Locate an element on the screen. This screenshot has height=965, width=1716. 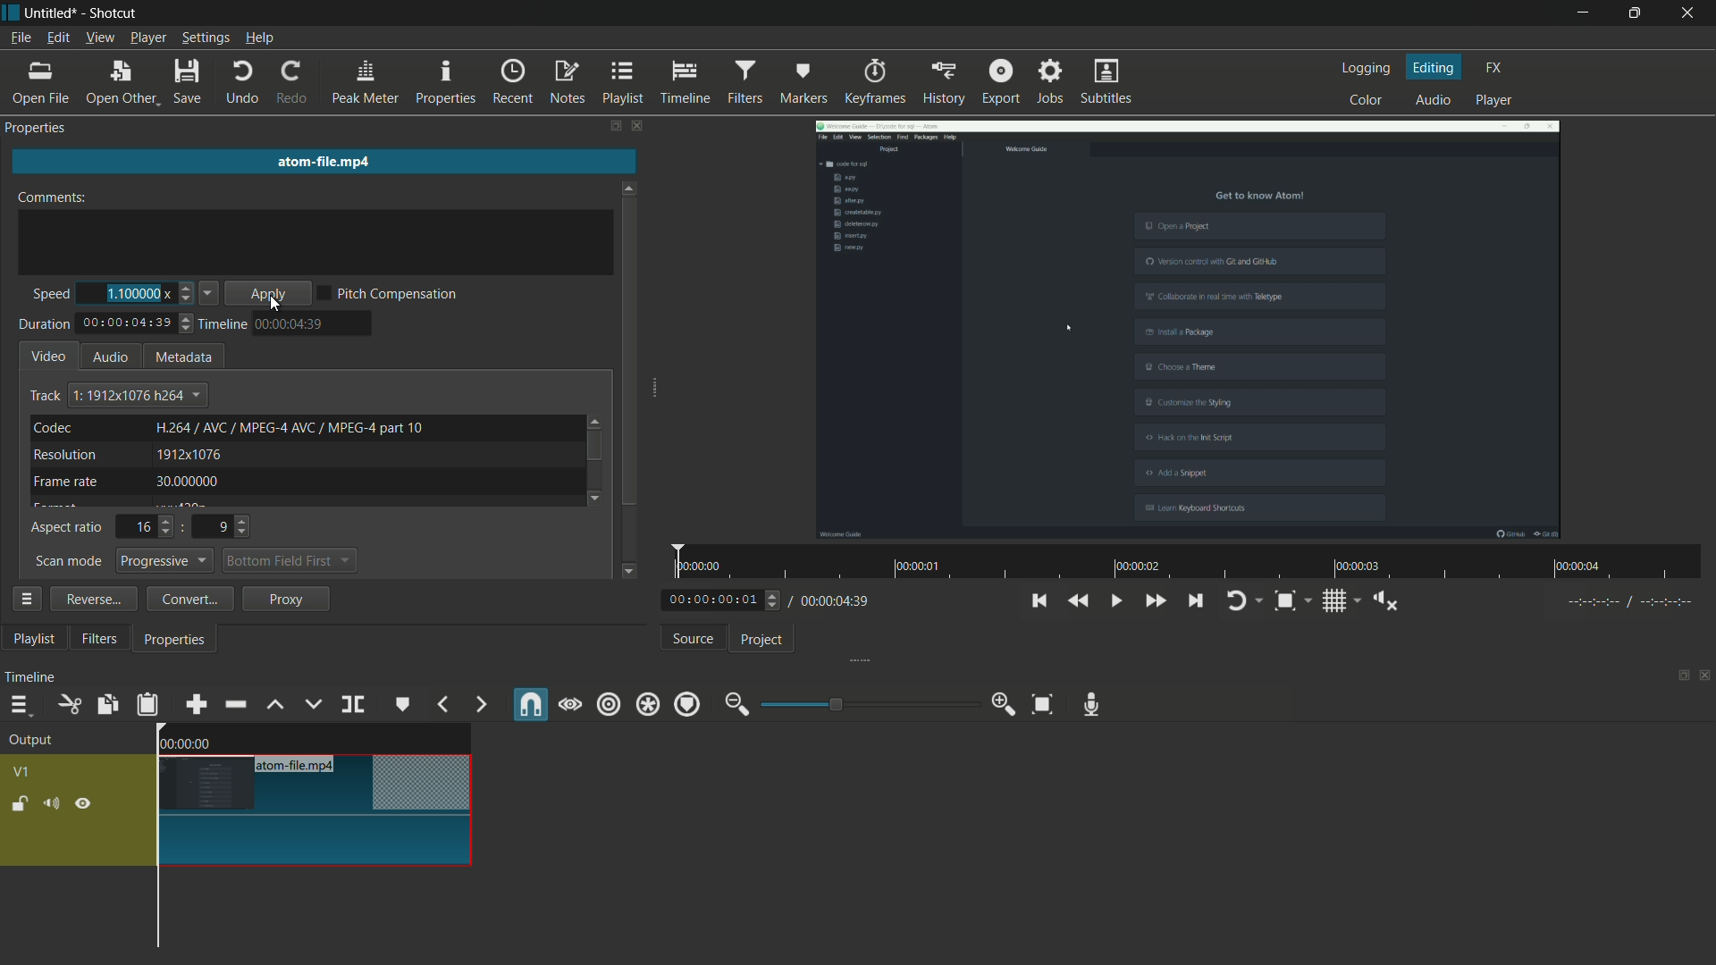
keyframes is located at coordinates (875, 80).